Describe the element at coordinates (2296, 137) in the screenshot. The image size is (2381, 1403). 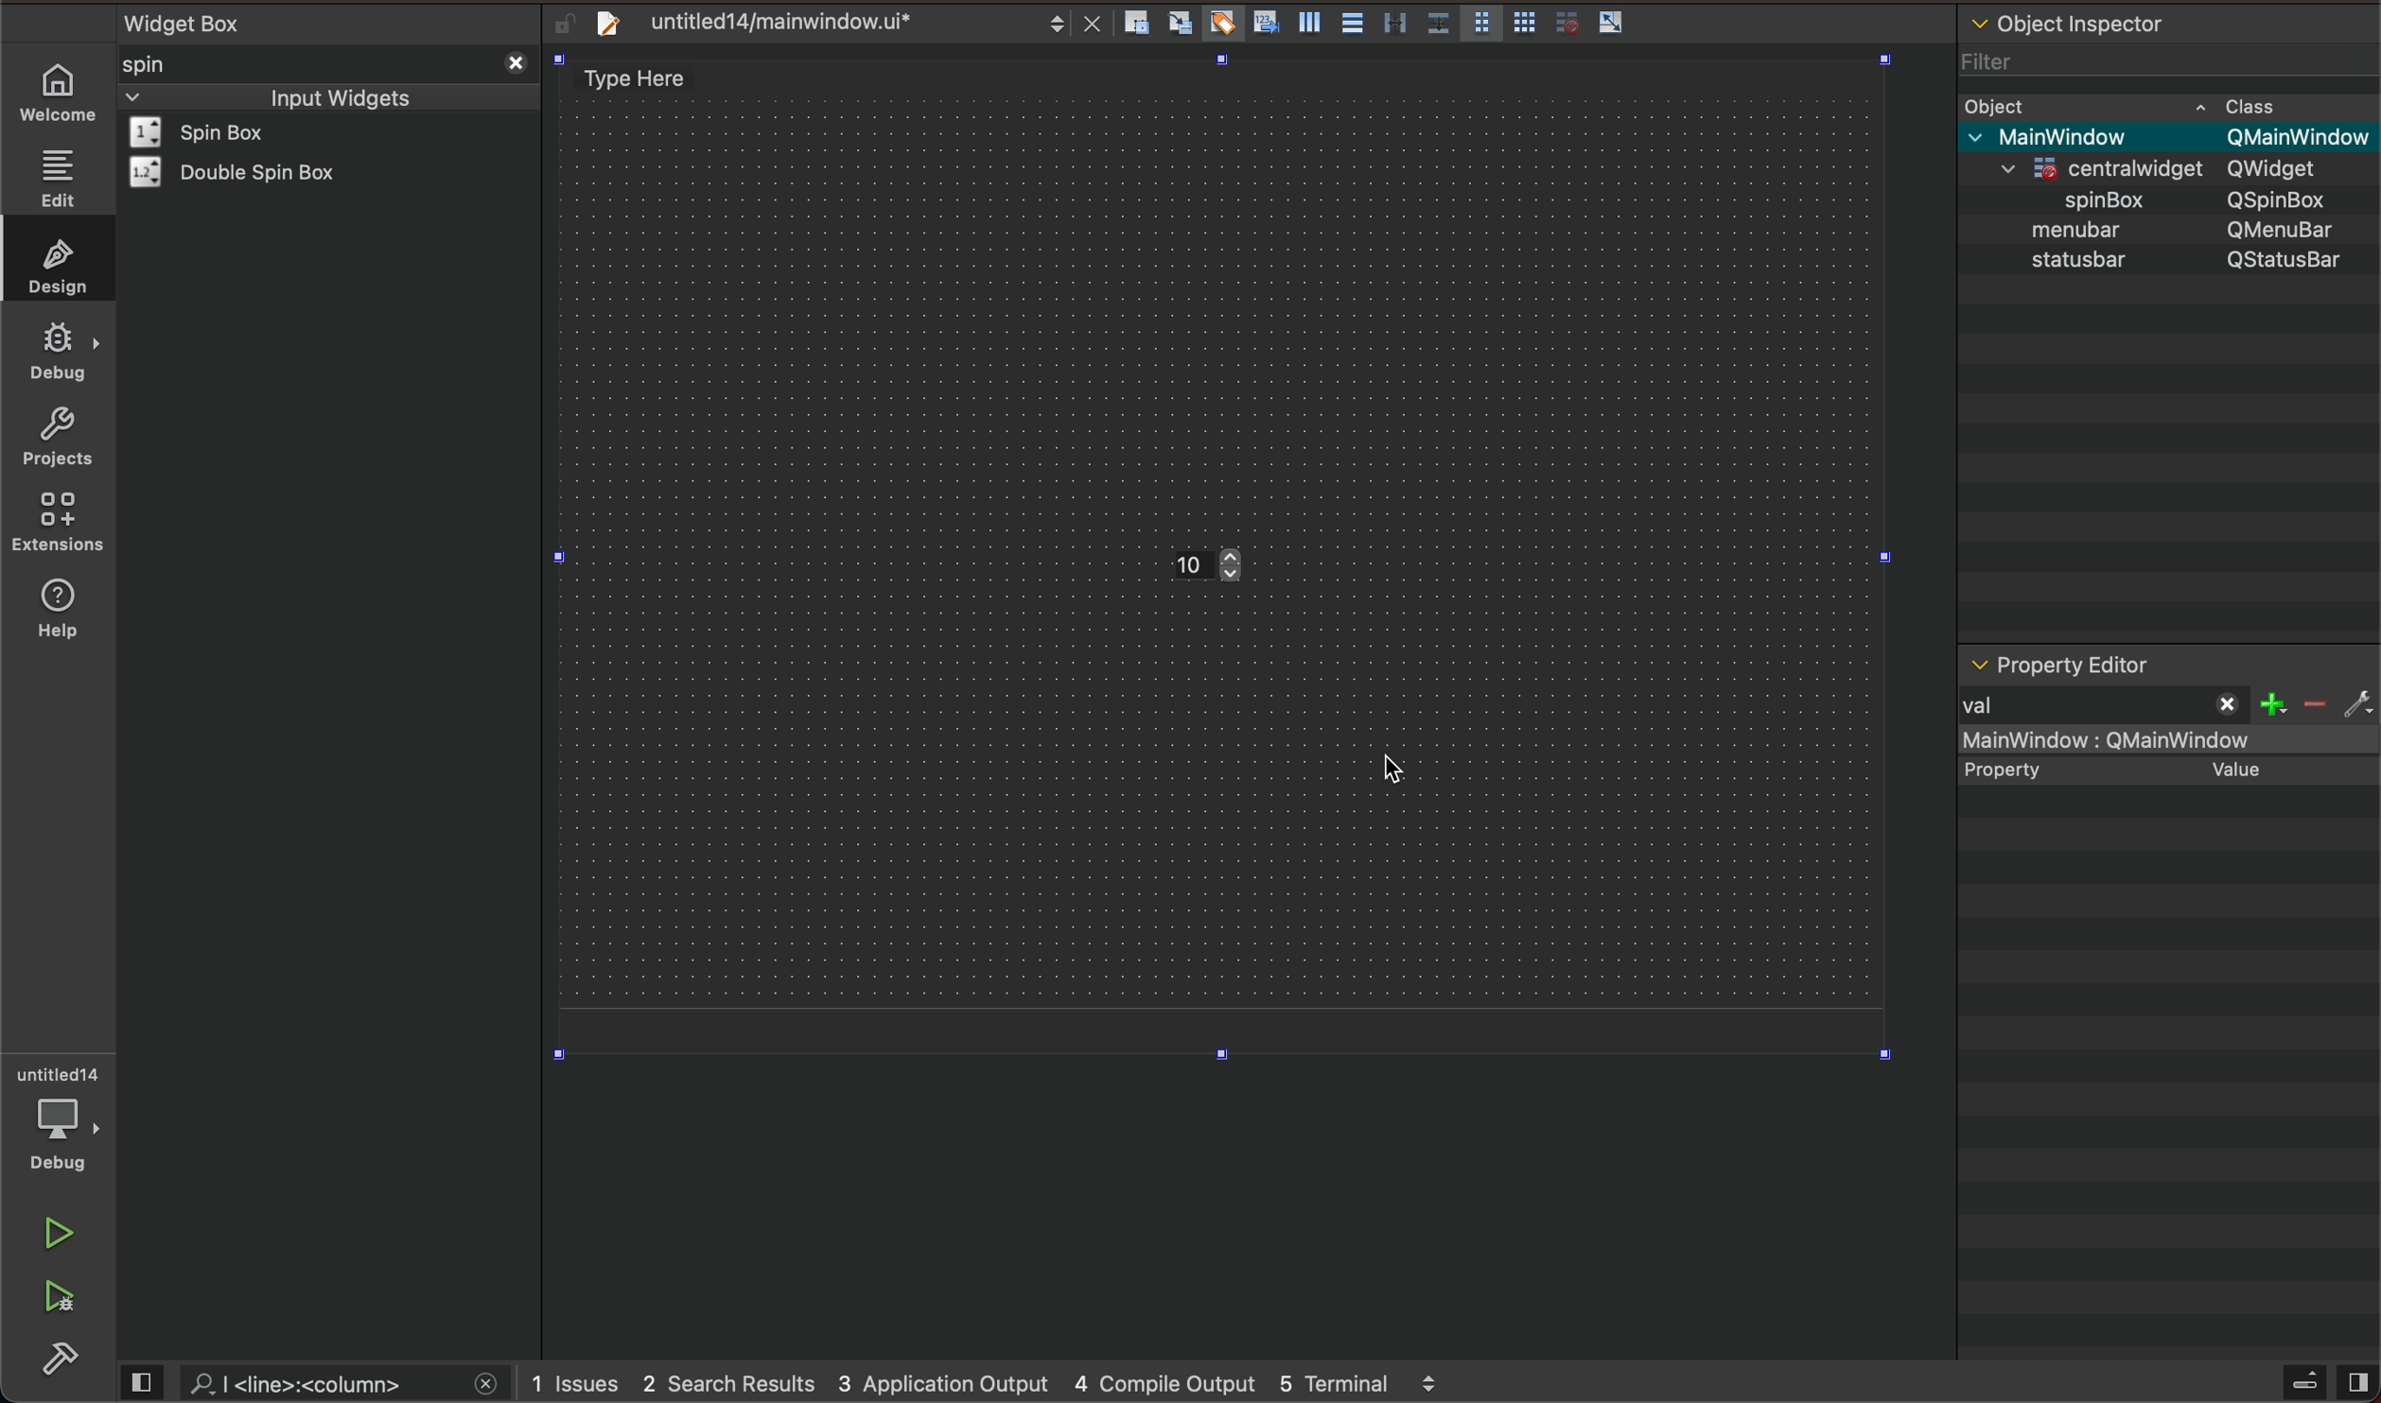
I see `` at that location.